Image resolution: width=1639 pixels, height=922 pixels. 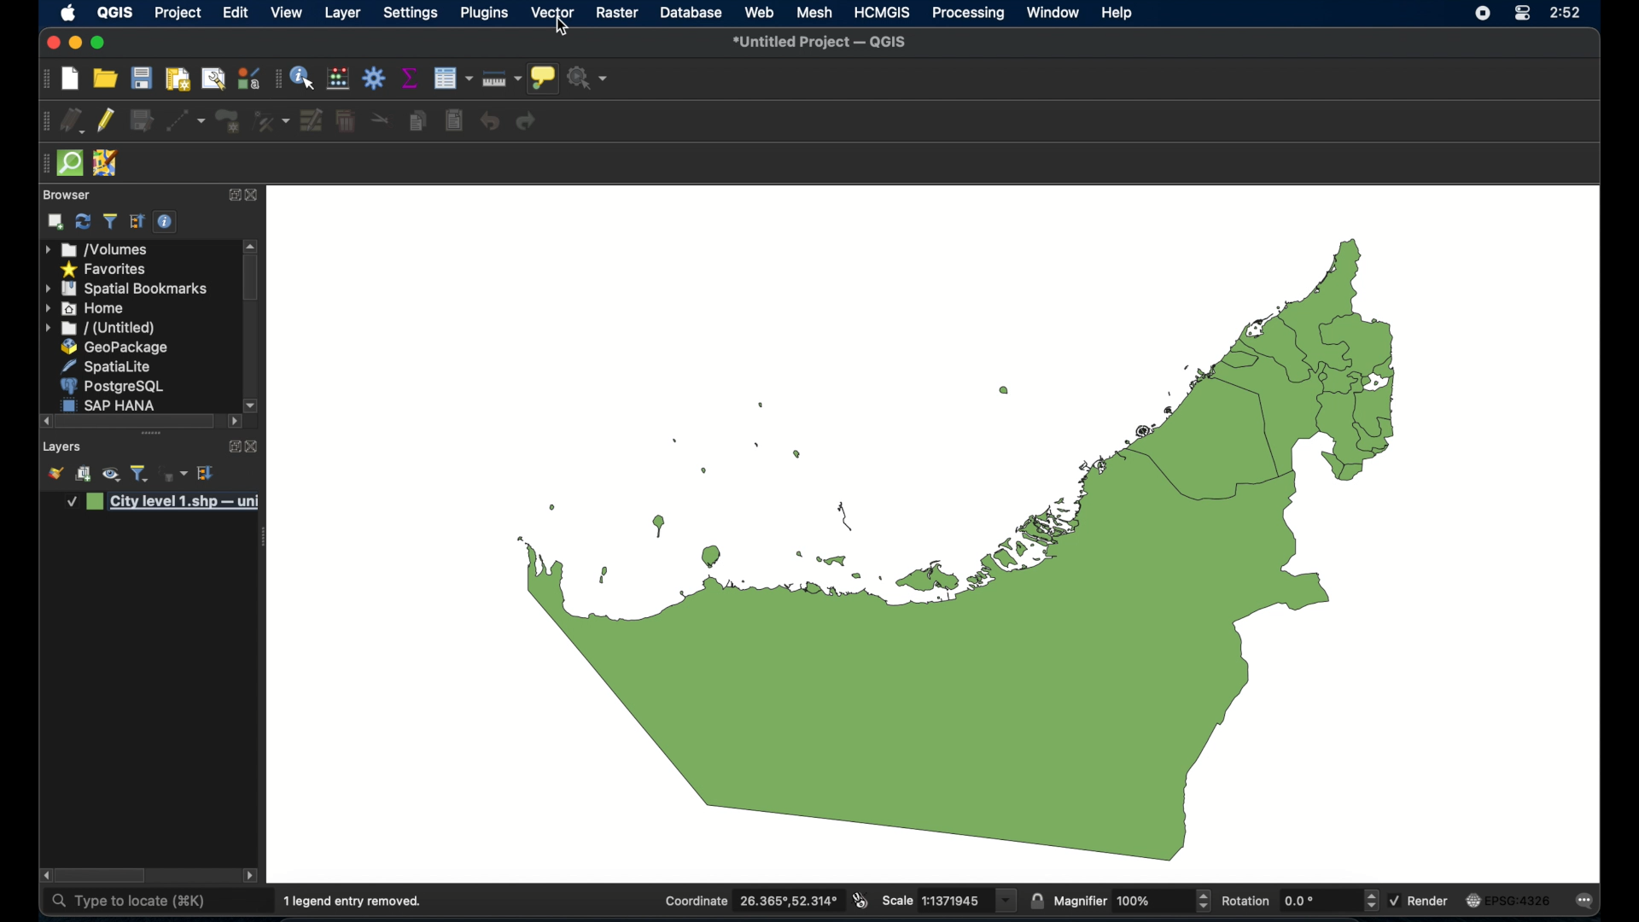 What do you see at coordinates (113, 404) in the screenshot?
I see `sap hana` at bounding box center [113, 404].